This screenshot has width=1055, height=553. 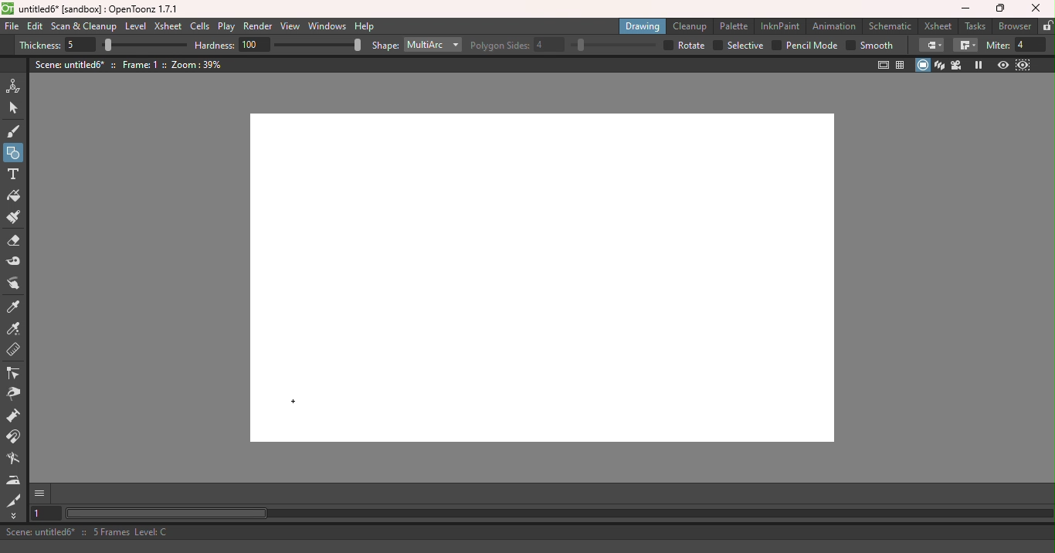 What do you see at coordinates (964, 9) in the screenshot?
I see `Minimize` at bounding box center [964, 9].